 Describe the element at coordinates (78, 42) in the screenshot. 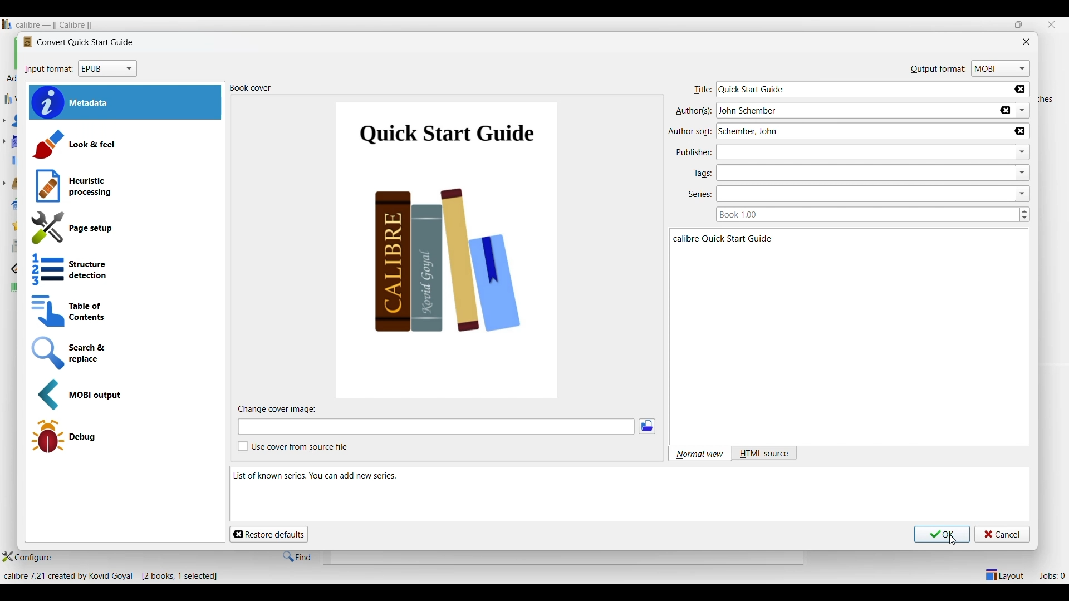

I see `Logo and name of current window` at that location.